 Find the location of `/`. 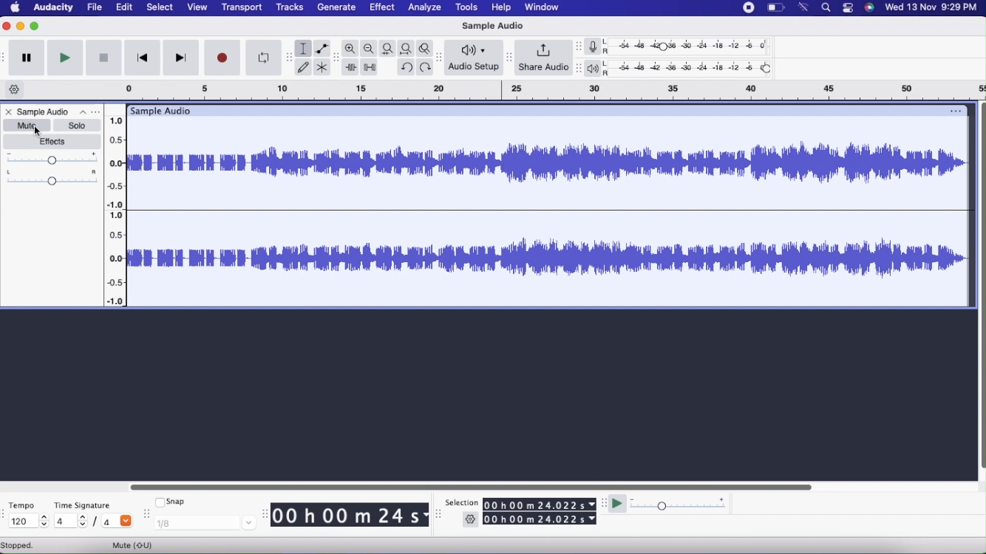

/ is located at coordinates (97, 521).